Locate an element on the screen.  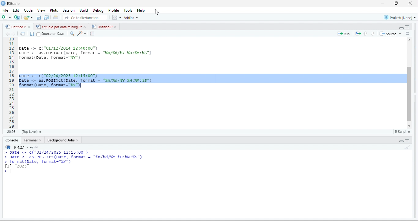
go to previous section/chunk is located at coordinates (366, 33).